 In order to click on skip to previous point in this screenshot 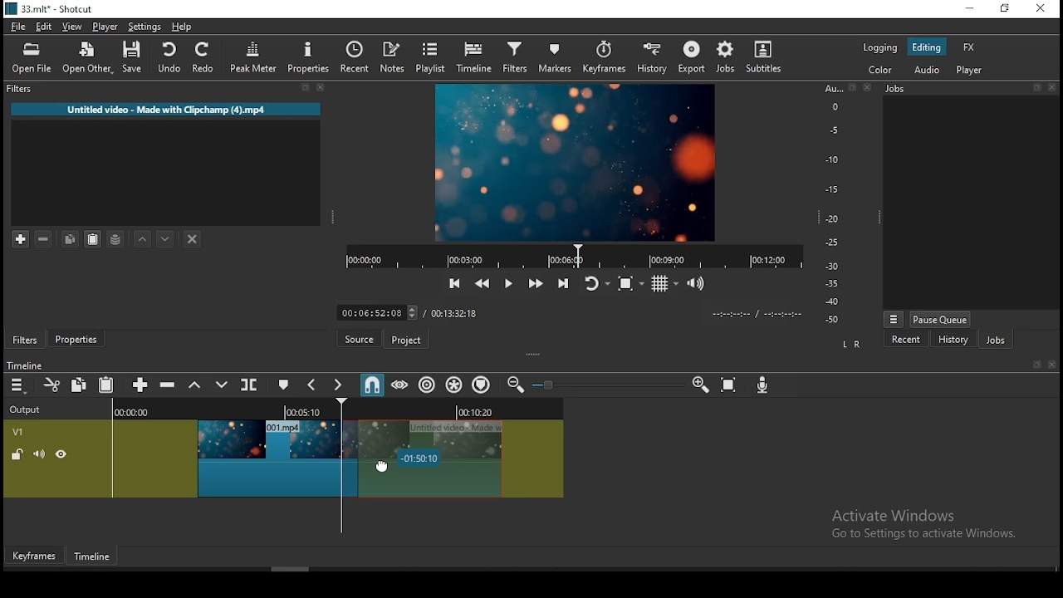, I will do `click(455, 284)`.